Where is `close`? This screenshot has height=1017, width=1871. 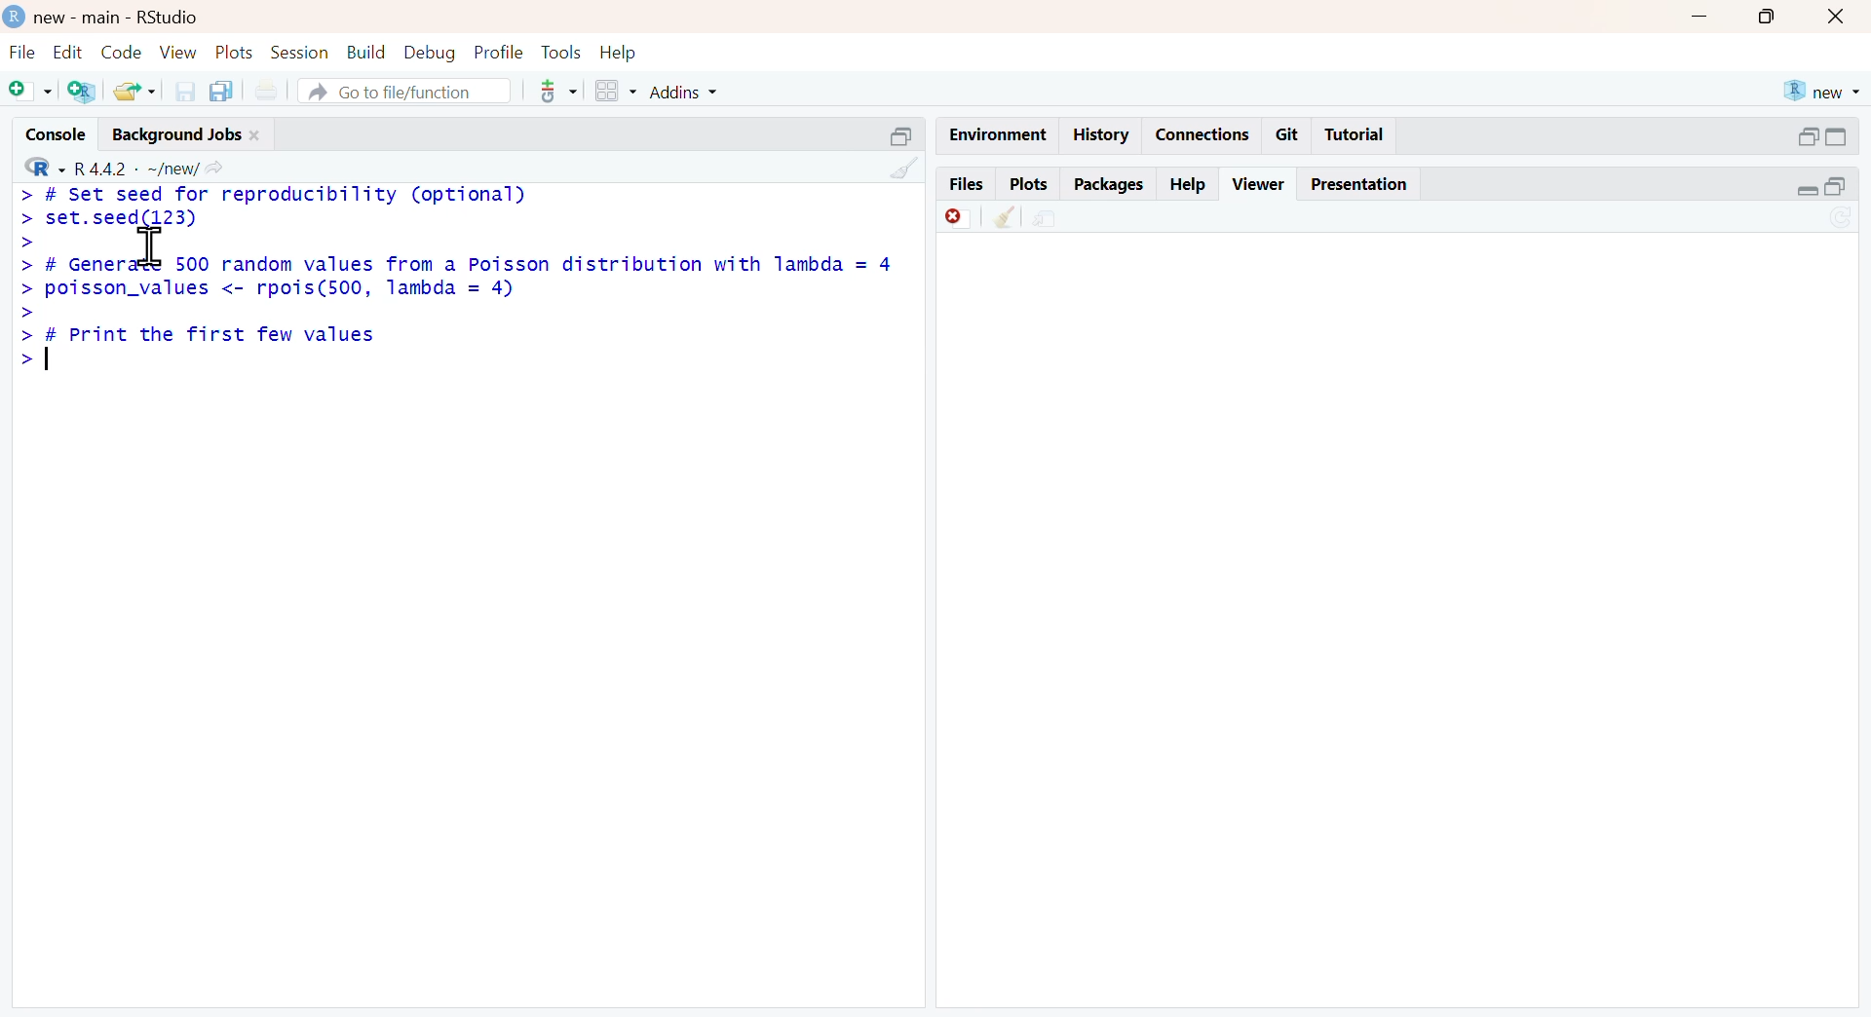
close is located at coordinates (1838, 17).